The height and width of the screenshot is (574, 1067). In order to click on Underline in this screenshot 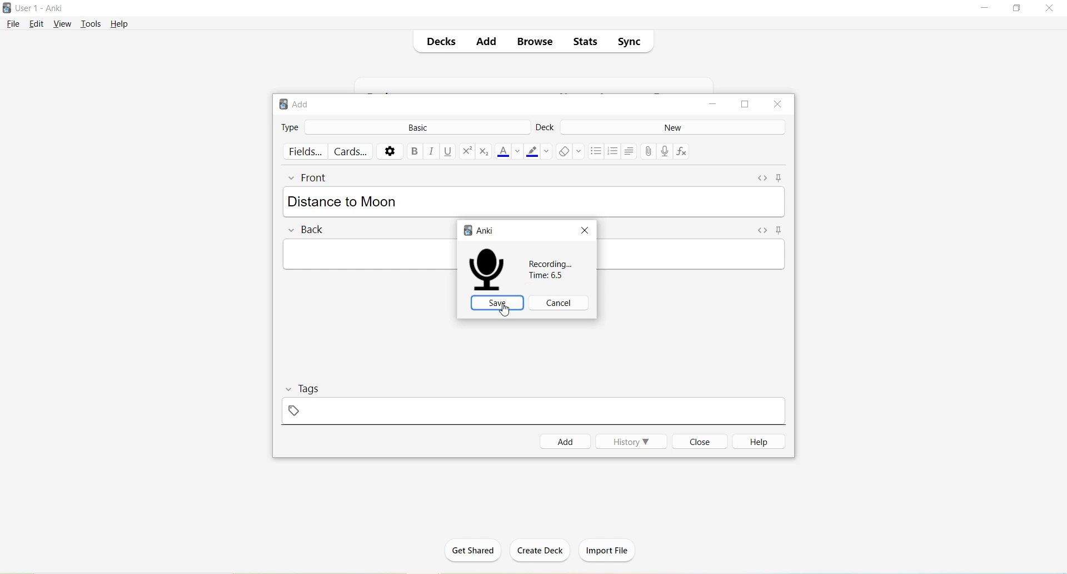, I will do `click(449, 152)`.